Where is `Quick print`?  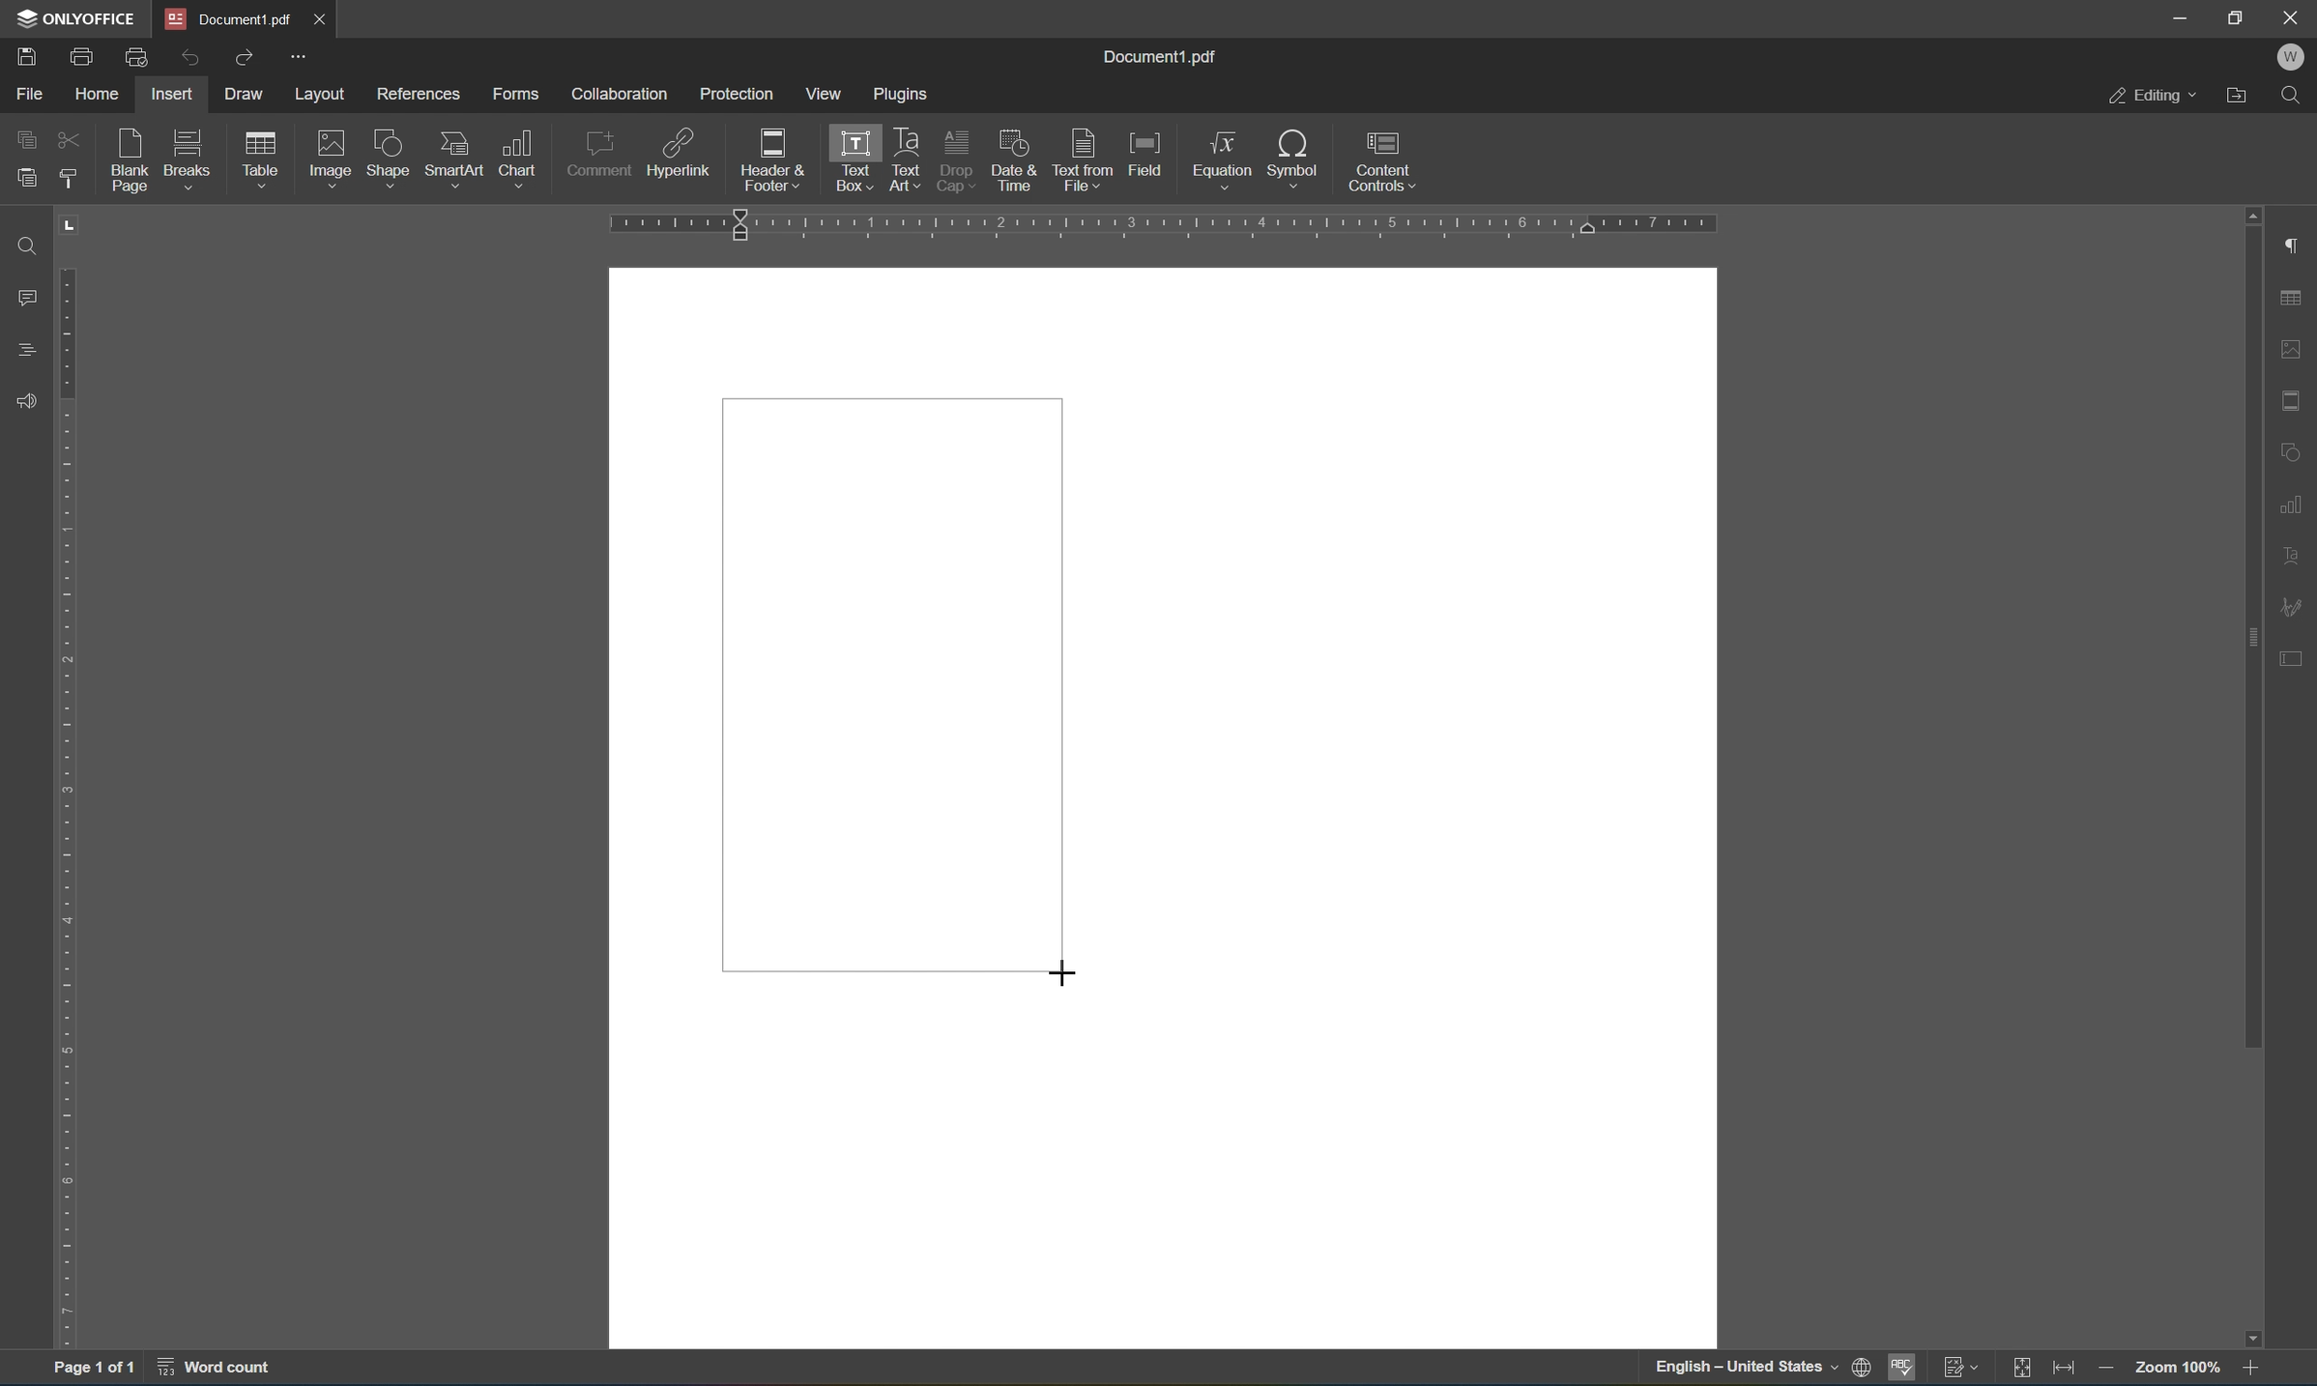 Quick print is located at coordinates (139, 54).